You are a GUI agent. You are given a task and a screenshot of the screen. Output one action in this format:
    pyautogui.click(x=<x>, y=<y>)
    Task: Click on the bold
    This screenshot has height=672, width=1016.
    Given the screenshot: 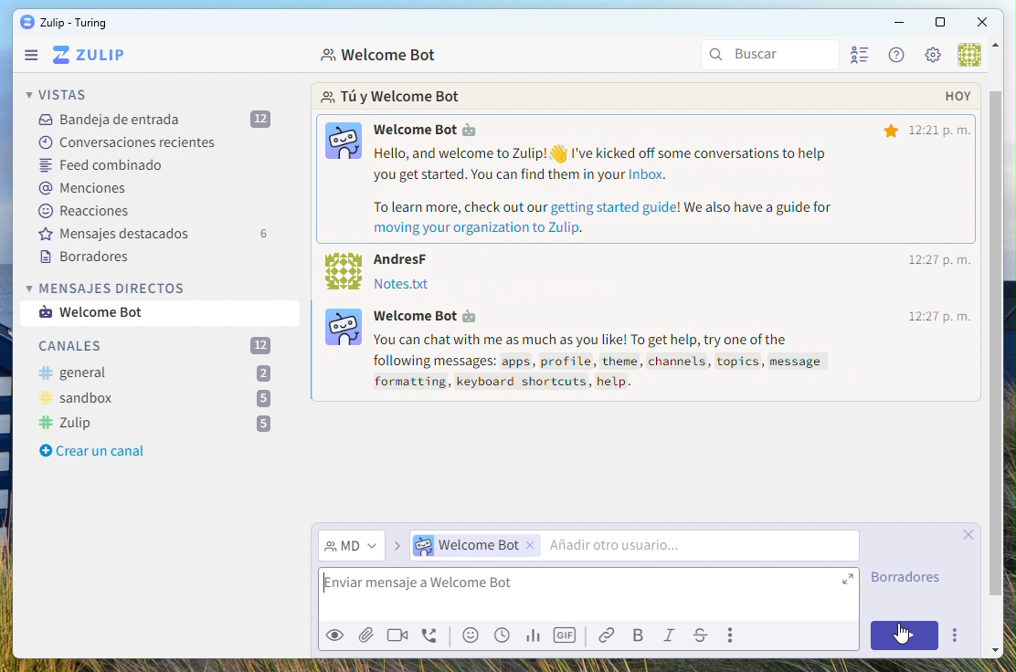 What is the action you would take?
    pyautogui.click(x=640, y=636)
    